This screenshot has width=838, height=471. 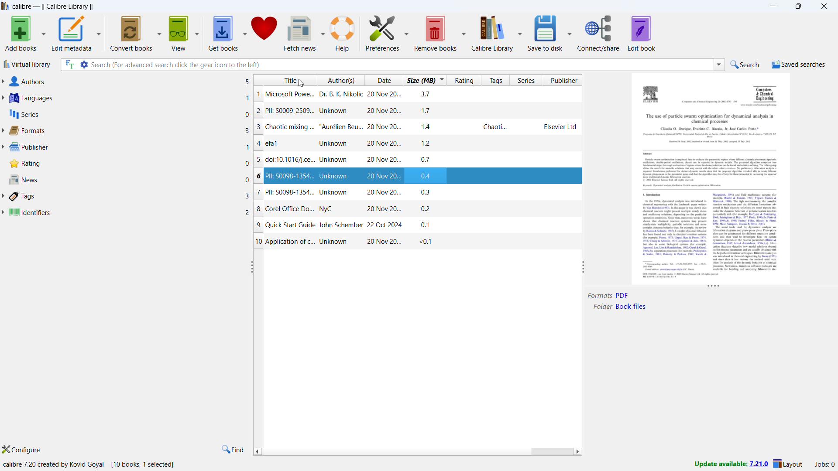 I want to click on edit book, so click(x=642, y=33).